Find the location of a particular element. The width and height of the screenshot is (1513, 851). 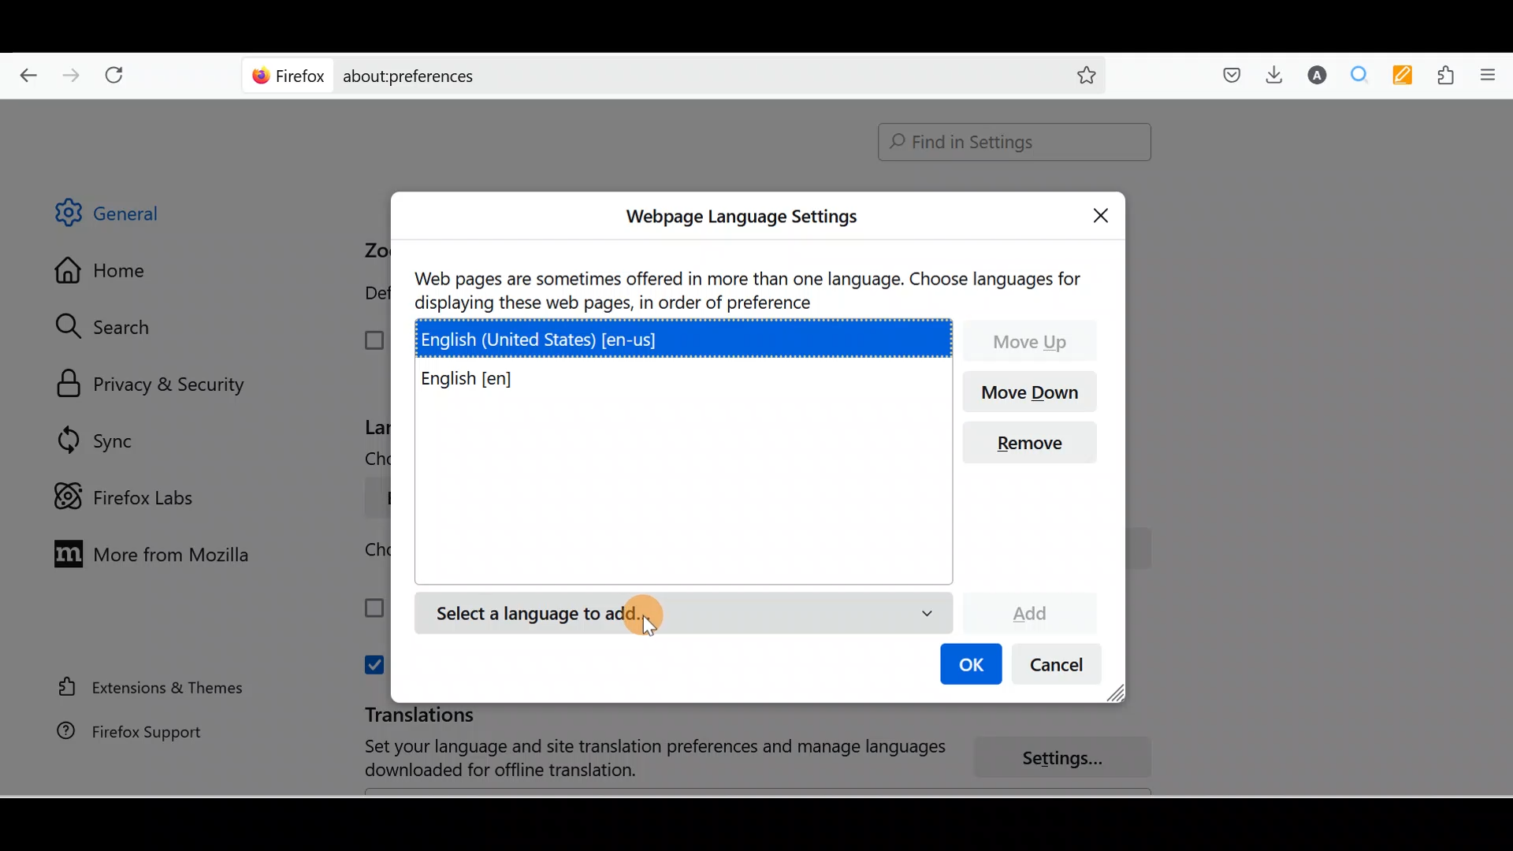

Go forward back one page is located at coordinates (73, 74).